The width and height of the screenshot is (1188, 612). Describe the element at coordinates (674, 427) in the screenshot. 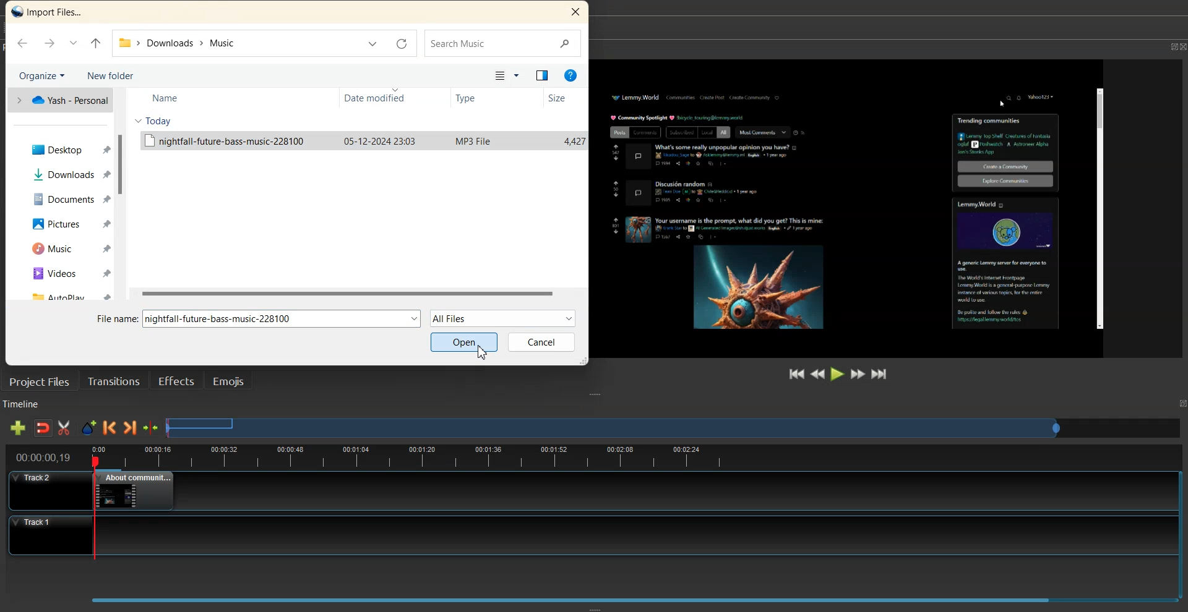

I see `Slider` at that location.